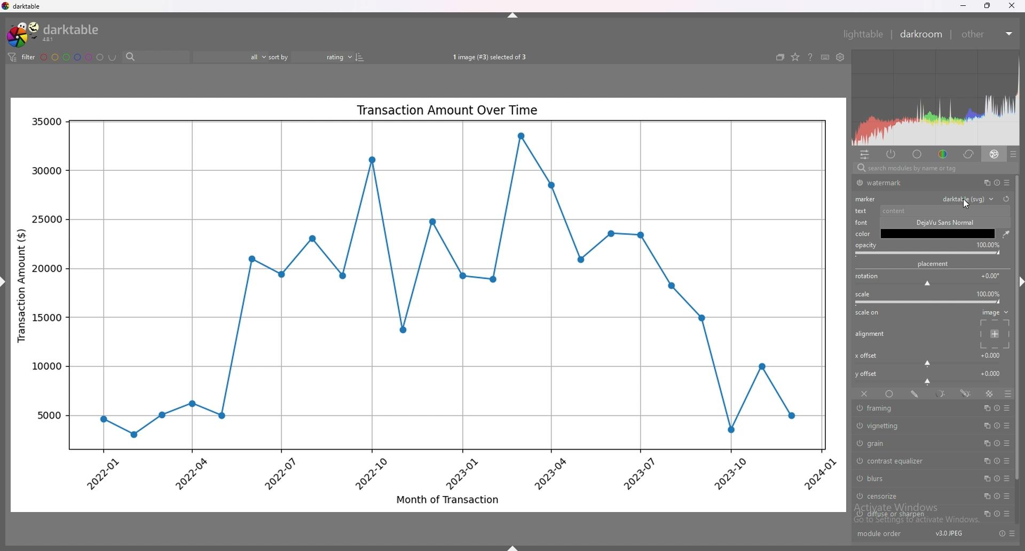 This screenshot has width=1025, height=551. I want to click on rotation bar, so click(927, 285).